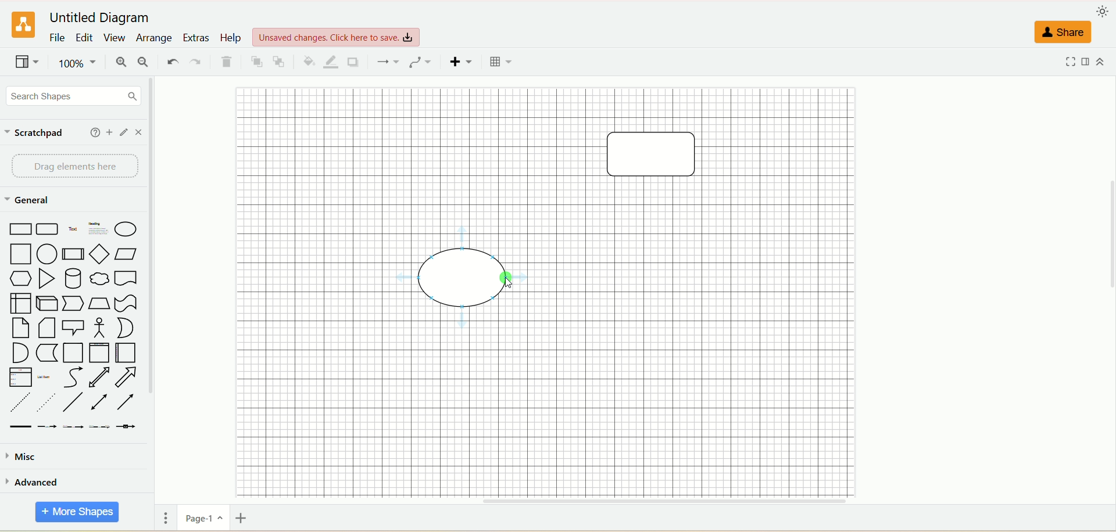 The image size is (1116, 532). I want to click on waypoints, so click(420, 62).